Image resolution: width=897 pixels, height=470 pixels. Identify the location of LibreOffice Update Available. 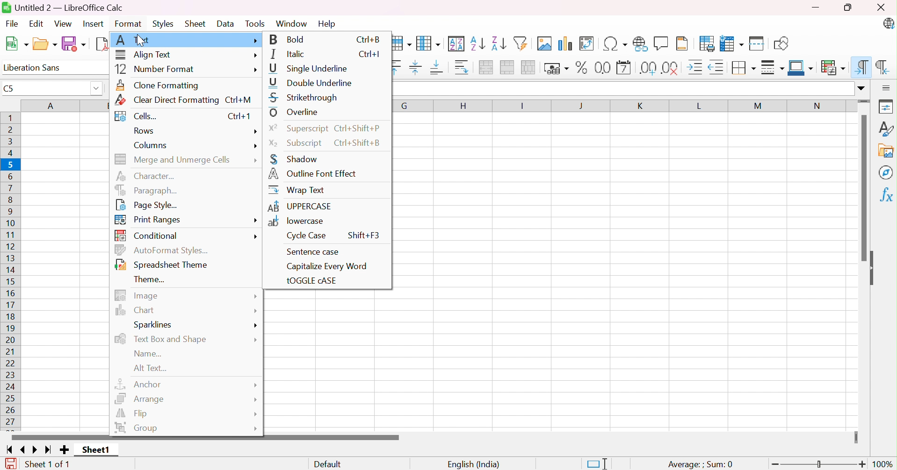
(889, 23).